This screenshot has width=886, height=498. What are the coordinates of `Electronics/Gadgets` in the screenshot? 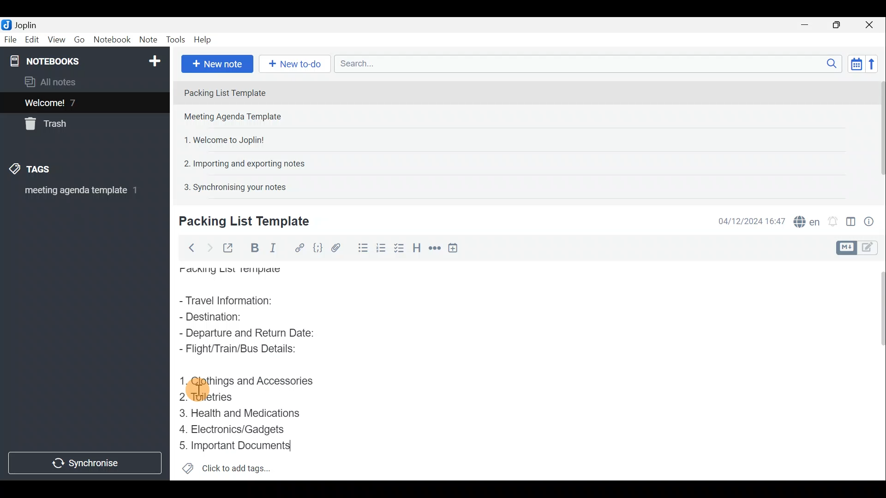 It's located at (234, 429).